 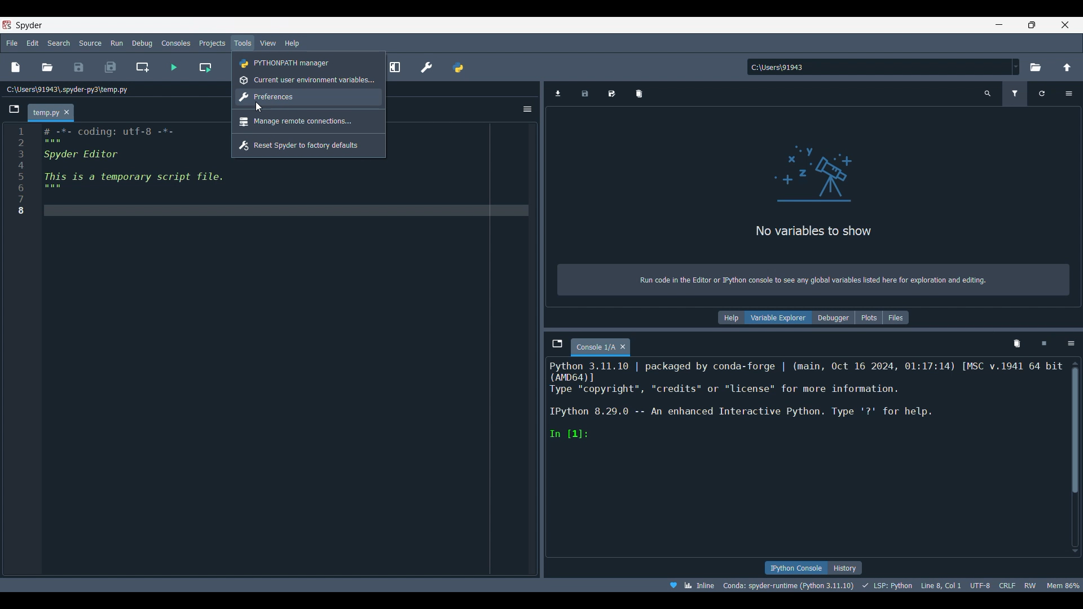 What do you see at coordinates (1075, 435) in the screenshot?
I see `scrollbar` at bounding box center [1075, 435].